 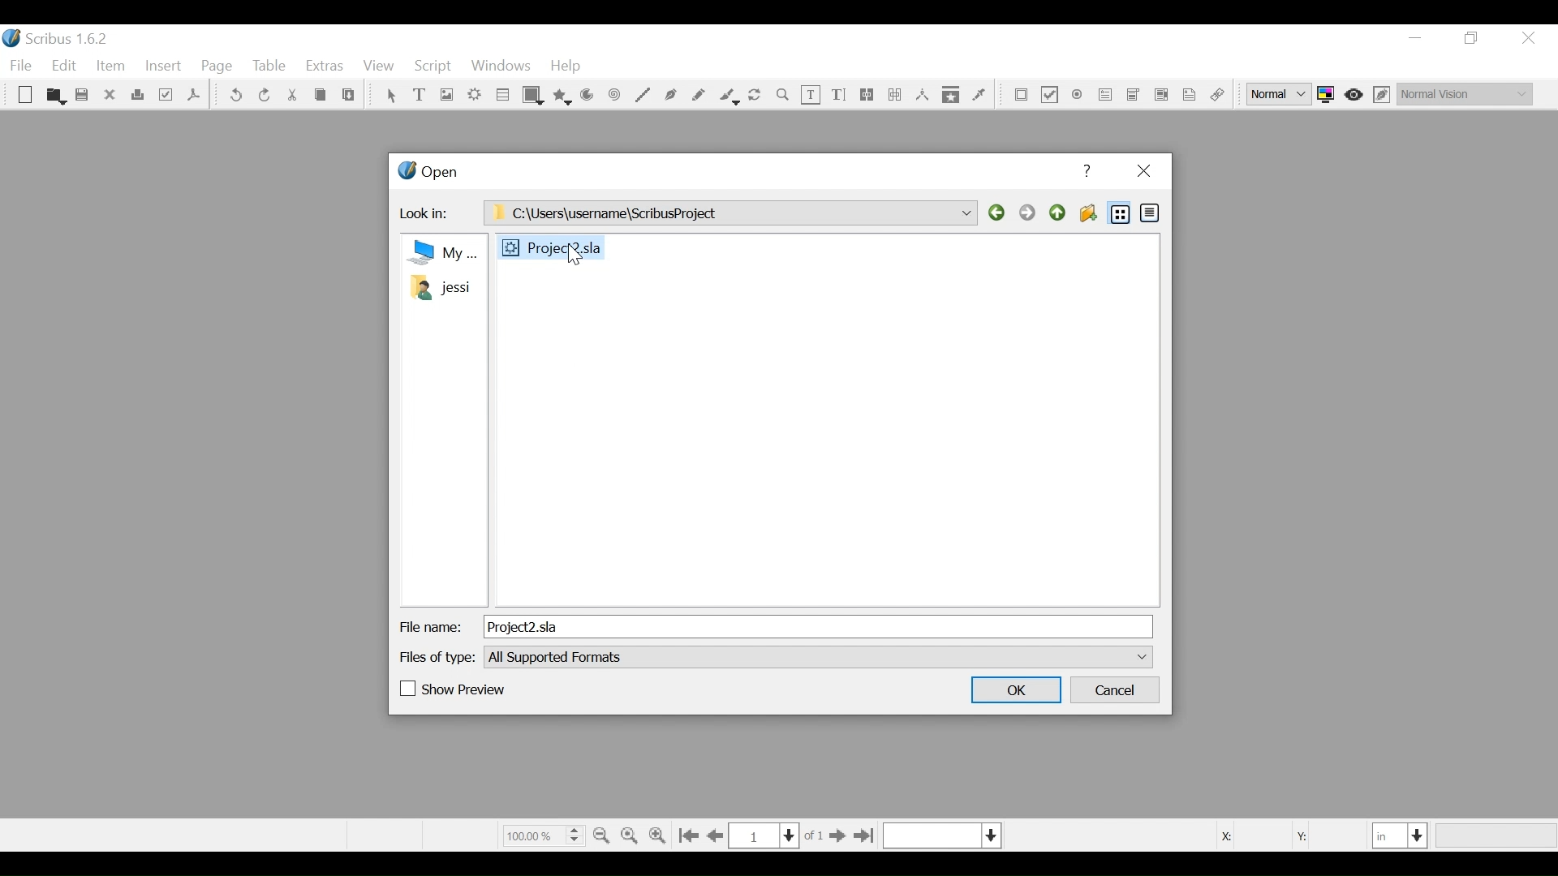 I want to click on undo, so click(x=236, y=96).